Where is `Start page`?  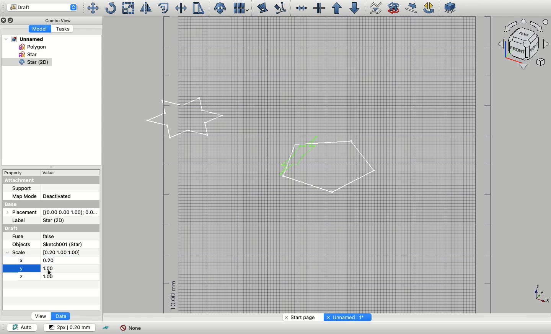 Start page is located at coordinates (302, 317).